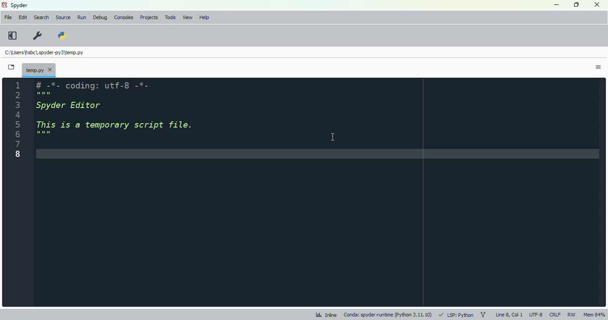  What do you see at coordinates (323, 314) in the screenshot?
I see `Inline` at bounding box center [323, 314].